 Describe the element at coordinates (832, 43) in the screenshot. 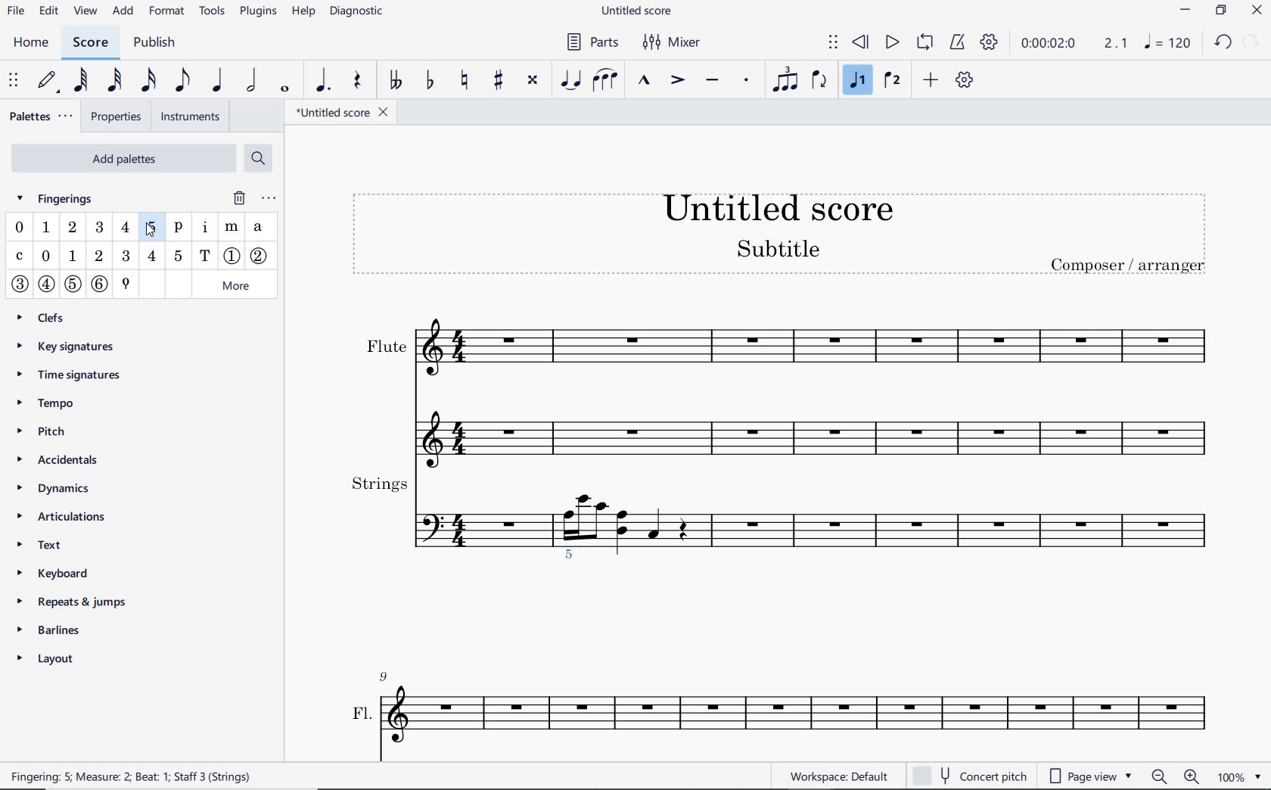

I see `select to move` at that location.